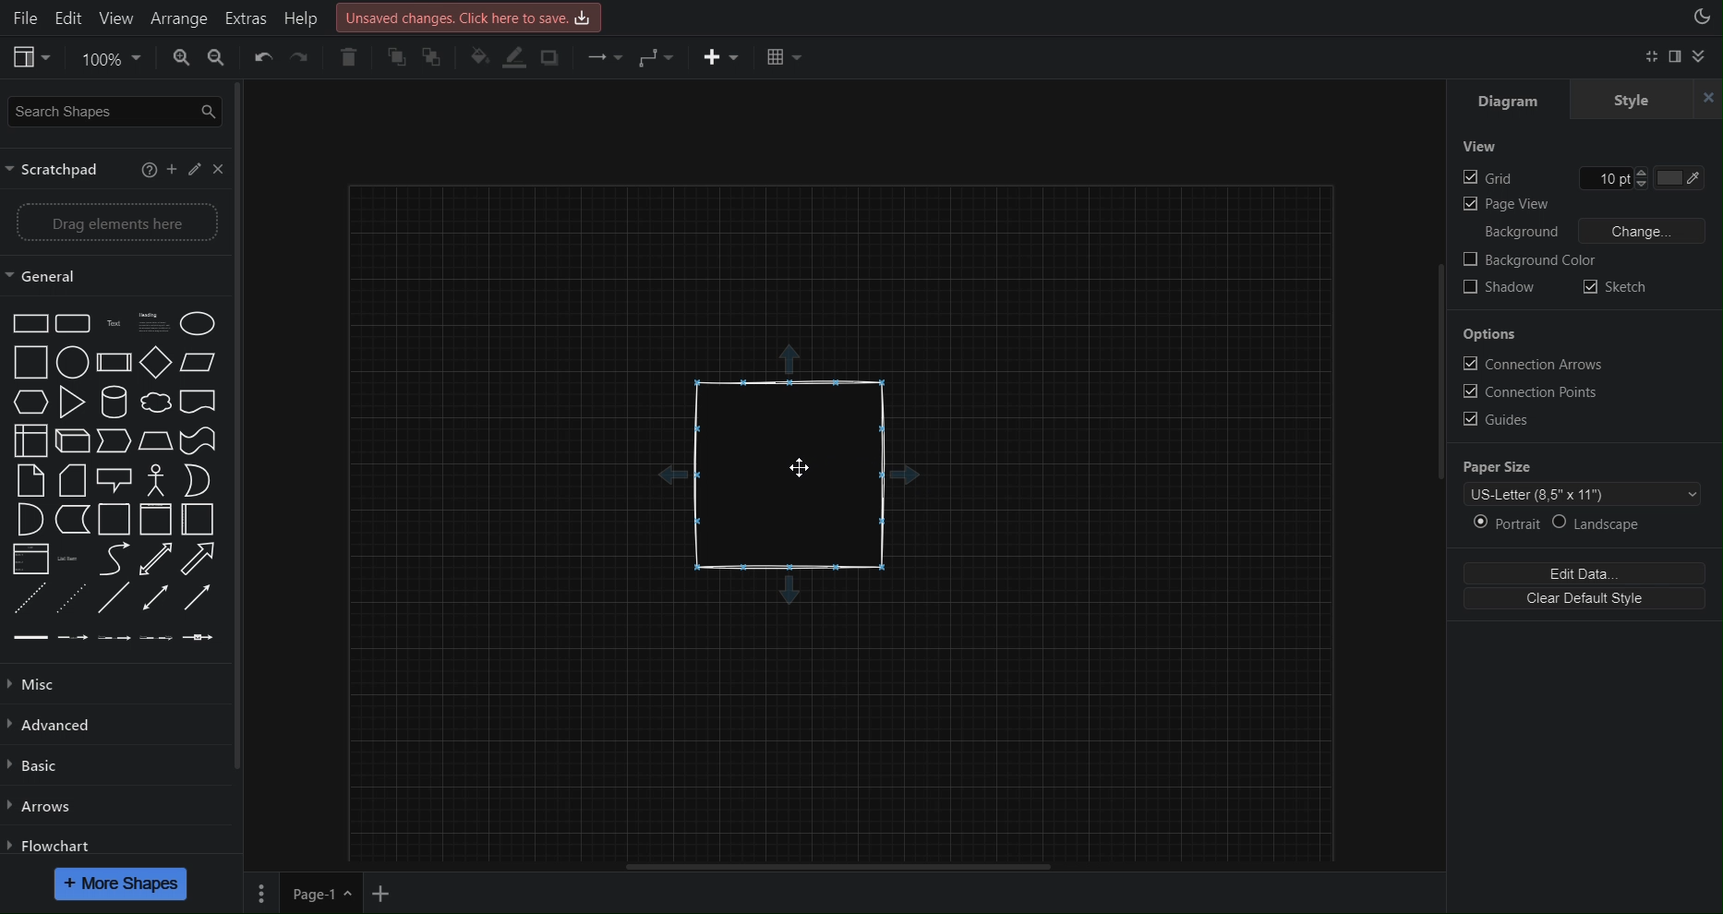  I want to click on General, so click(60, 275).